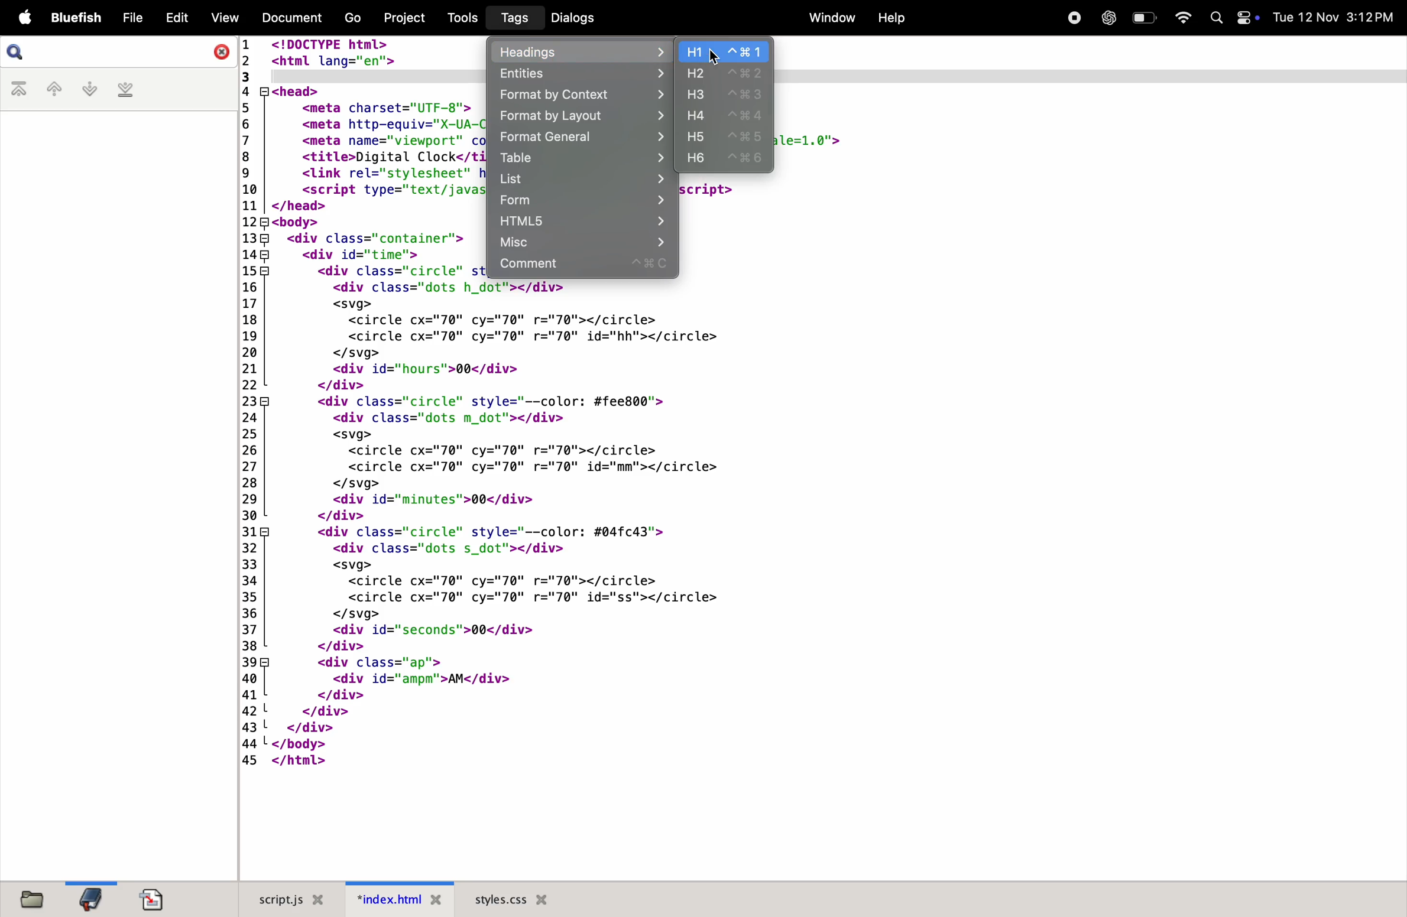  Describe the element at coordinates (395, 899) in the screenshot. I see `*index.html` at that location.